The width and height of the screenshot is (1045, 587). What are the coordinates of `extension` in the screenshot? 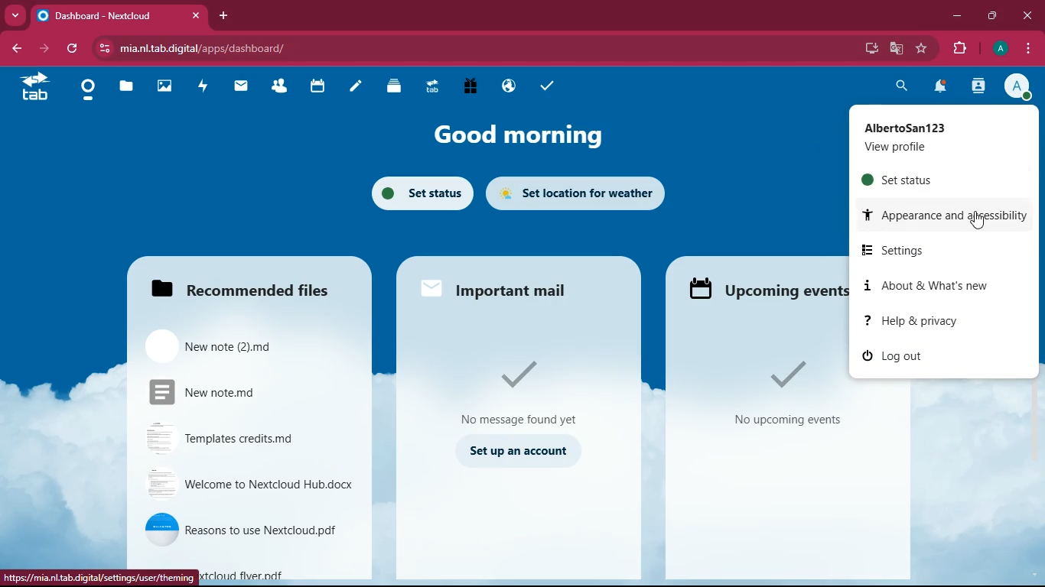 It's located at (958, 49).